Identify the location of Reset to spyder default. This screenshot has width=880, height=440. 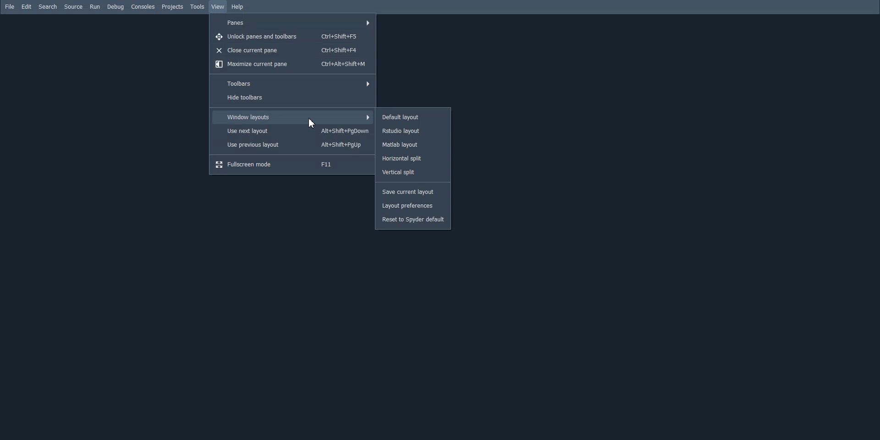
(413, 220).